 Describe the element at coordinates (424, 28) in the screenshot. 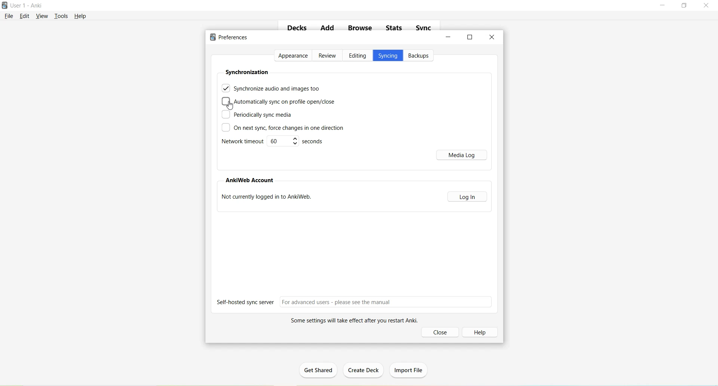

I see `Sync` at that location.